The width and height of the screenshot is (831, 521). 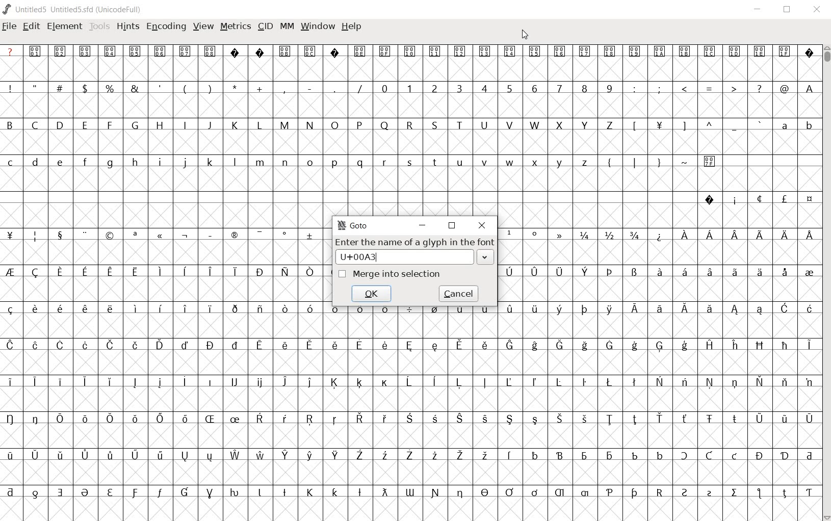 I want to click on Symbol, so click(x=12, y=346).